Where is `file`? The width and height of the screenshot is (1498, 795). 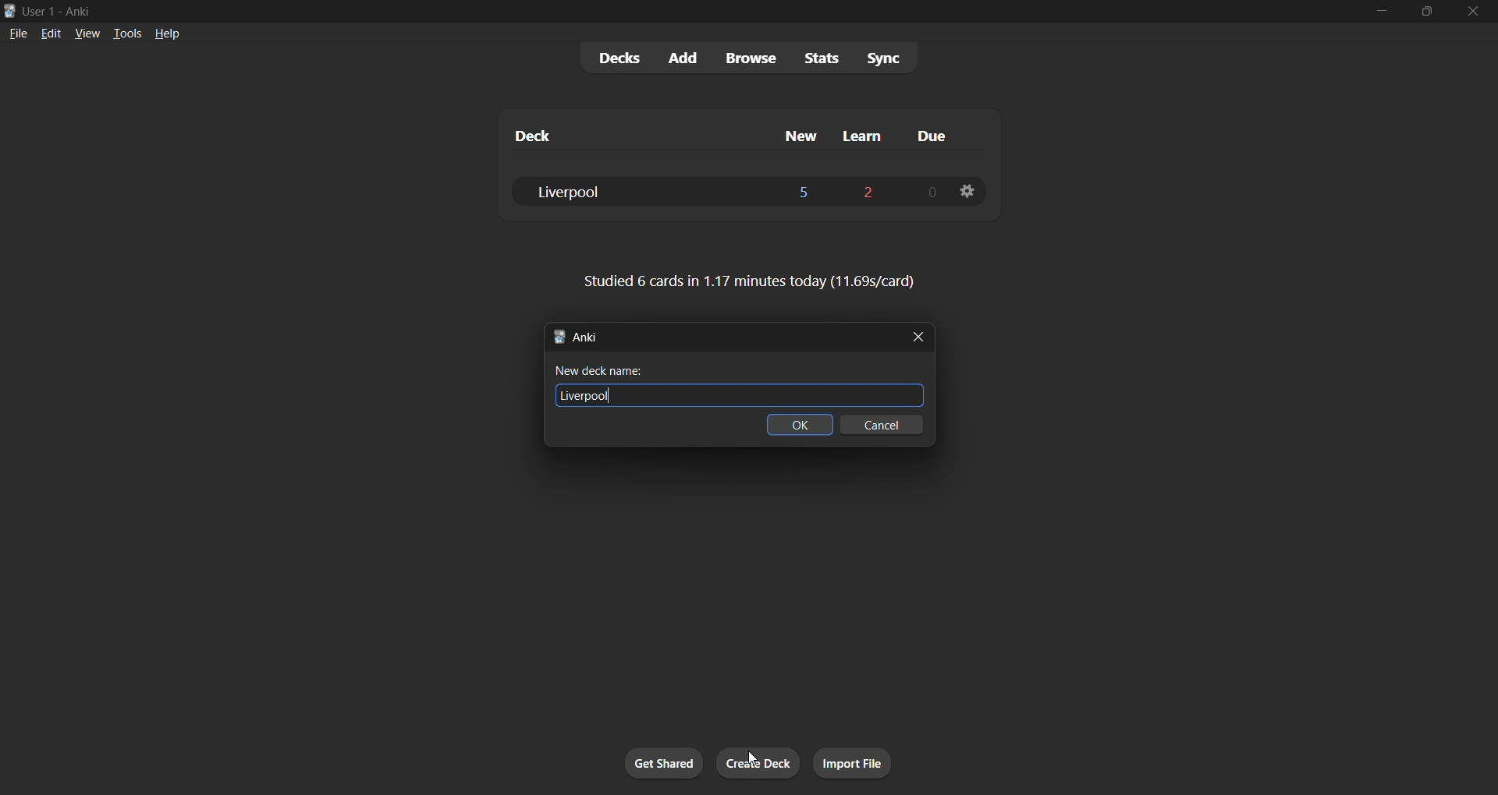
file is located at coordinates (14, 37).